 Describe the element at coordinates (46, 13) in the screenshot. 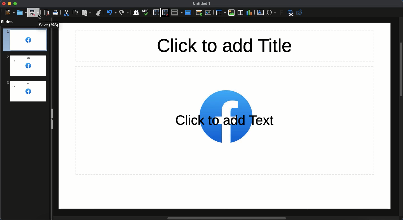

I see `Export as PDF` at that location.